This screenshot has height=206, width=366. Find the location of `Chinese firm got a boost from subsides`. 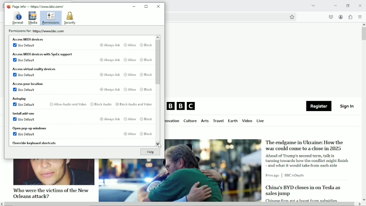

Chinese firm got a boost from subsides is located at coordinates (301, 200).